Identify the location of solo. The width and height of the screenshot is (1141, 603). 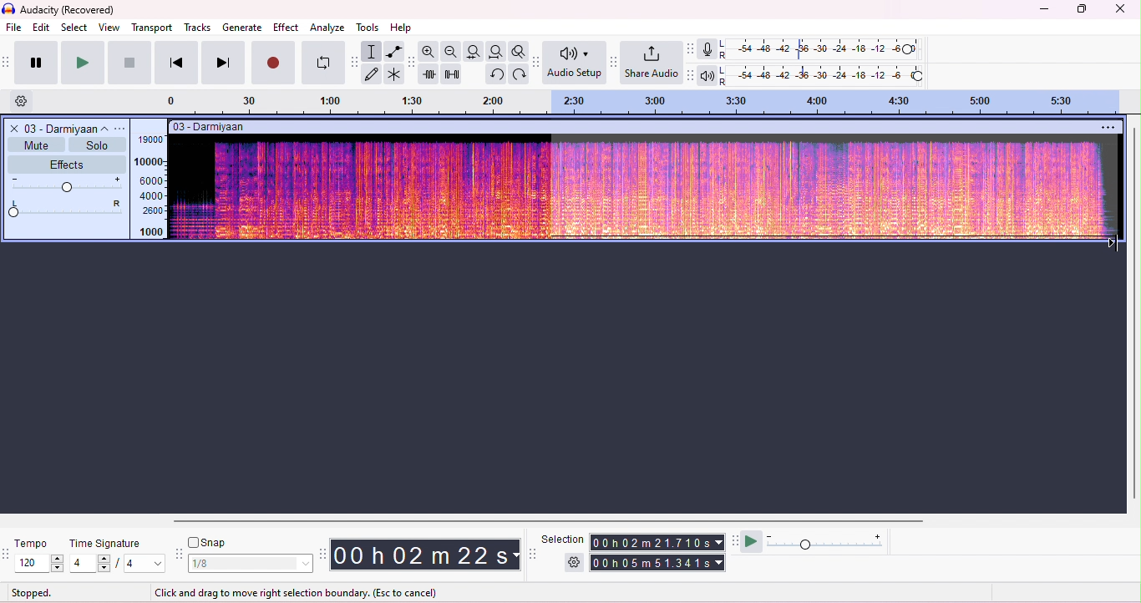
(95, 144).